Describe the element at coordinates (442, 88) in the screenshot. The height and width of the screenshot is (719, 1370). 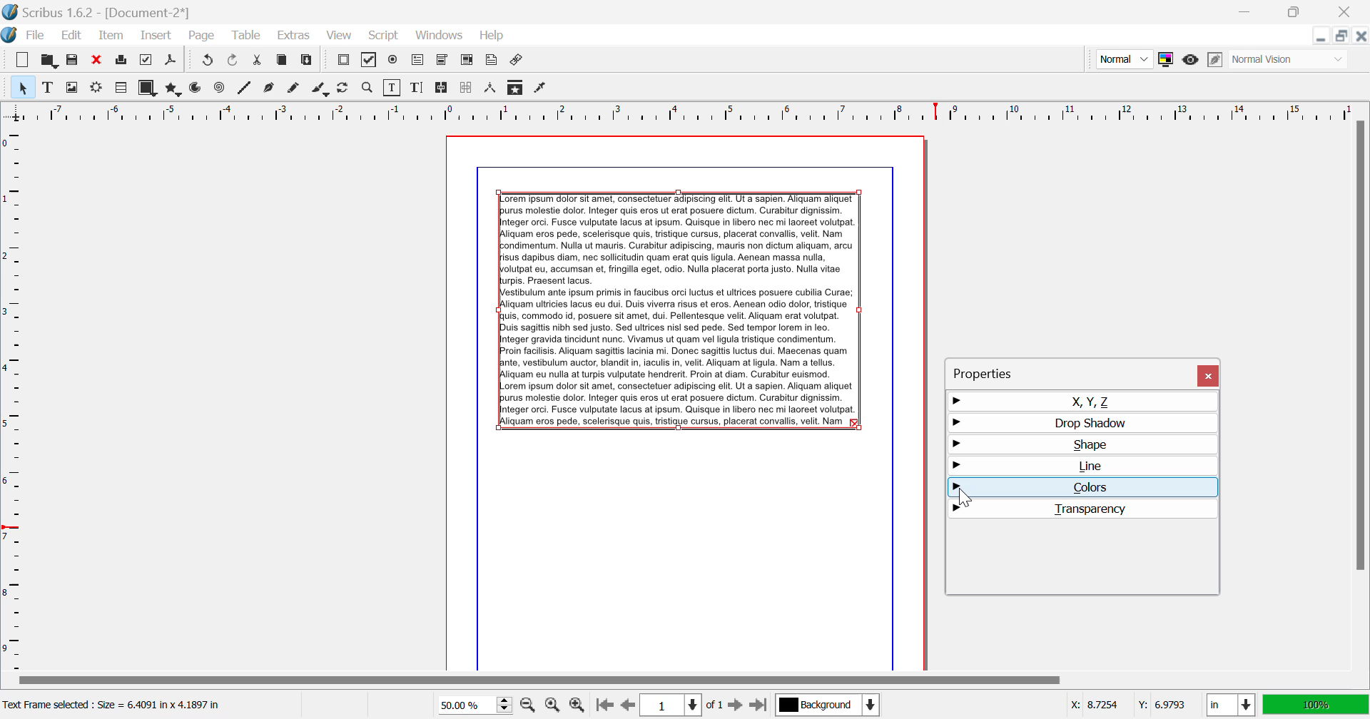
I see `Link Text Frames` at that location.